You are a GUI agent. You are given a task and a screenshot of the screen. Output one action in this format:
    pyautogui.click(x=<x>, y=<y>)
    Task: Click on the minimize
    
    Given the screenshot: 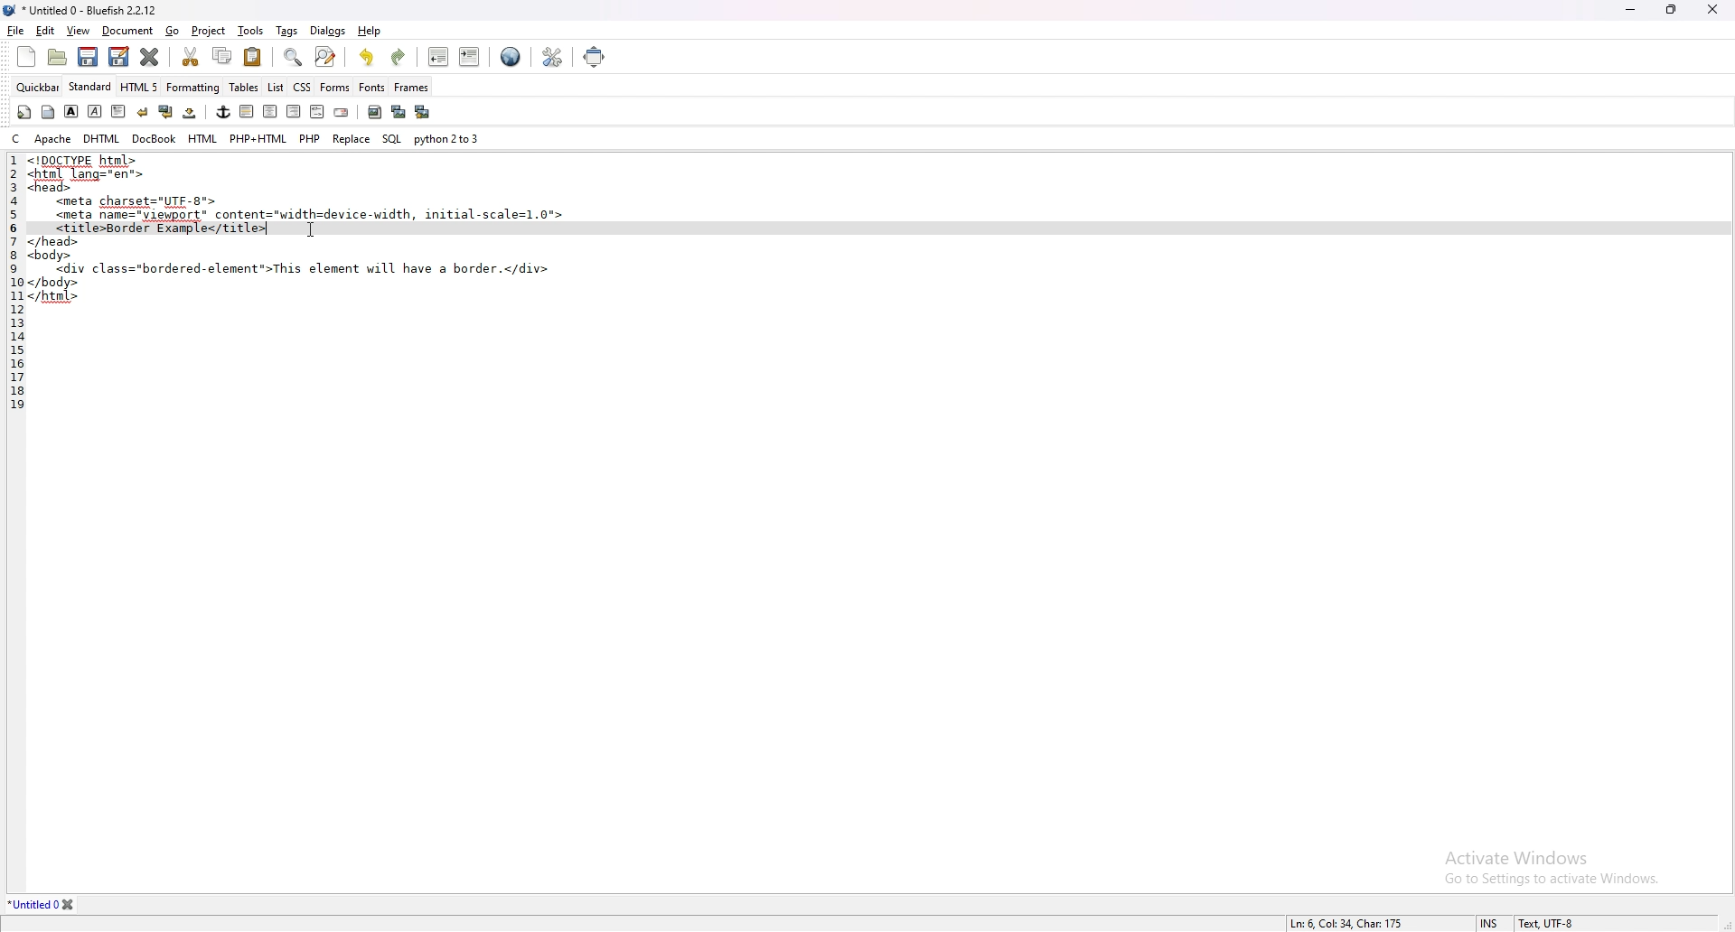 What is the action you would take?
    pyautogui.click(x=1633, y=9)
    